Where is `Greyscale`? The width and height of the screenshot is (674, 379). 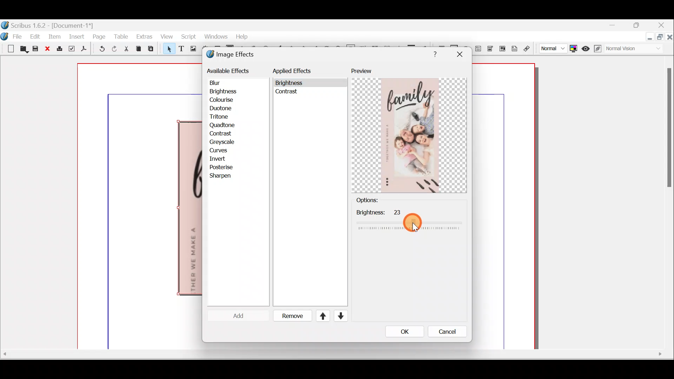 Greyscale is located at coordinates (224, 142).